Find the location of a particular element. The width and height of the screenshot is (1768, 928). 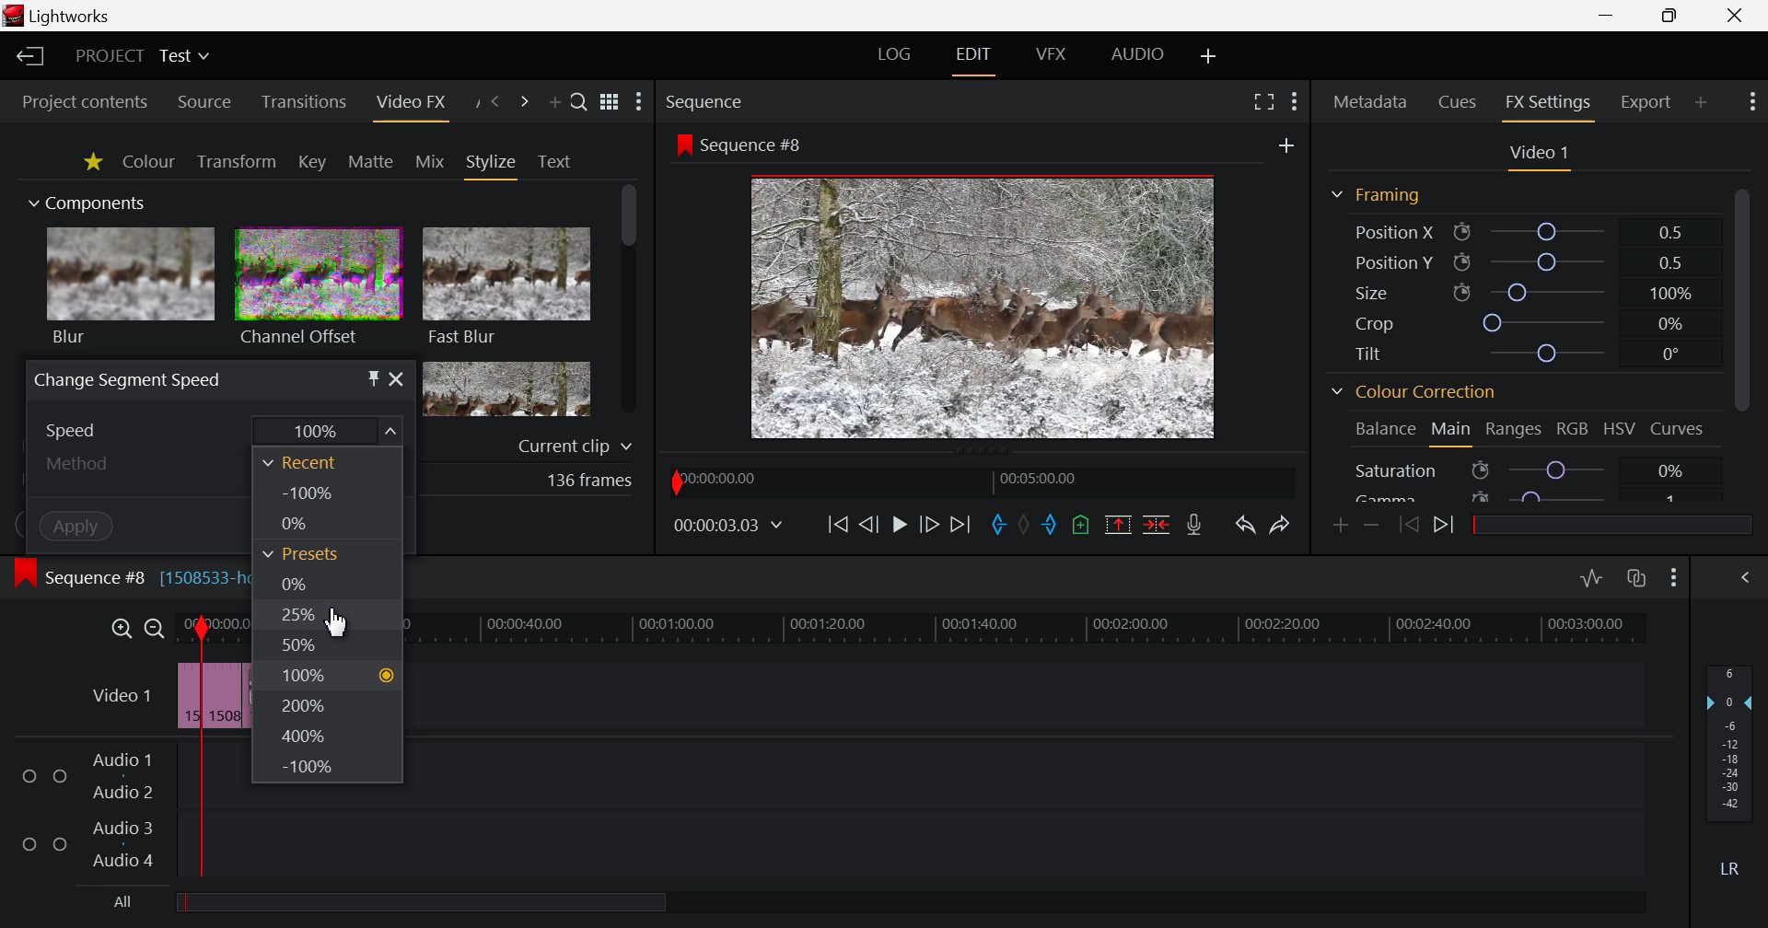

Size is located at coordinates (1518, 292).